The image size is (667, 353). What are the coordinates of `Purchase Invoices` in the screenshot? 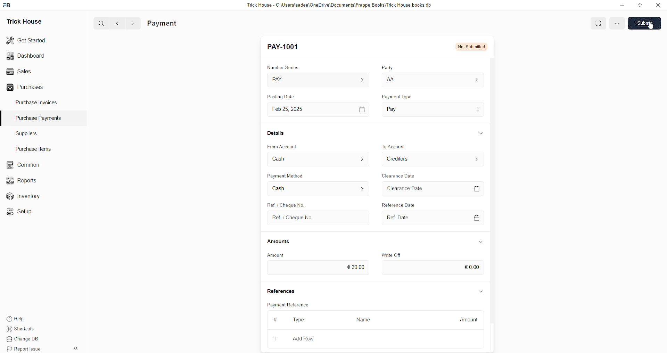 It's located at (38, 102).